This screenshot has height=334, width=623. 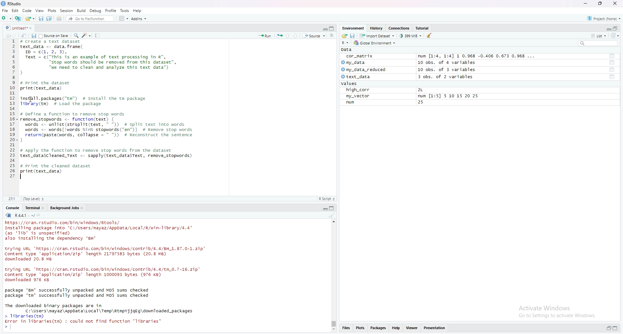 What do you see at coordinates (67, 209) in the screenshot?
I see `background jobs` at bounding box center [67, 209].